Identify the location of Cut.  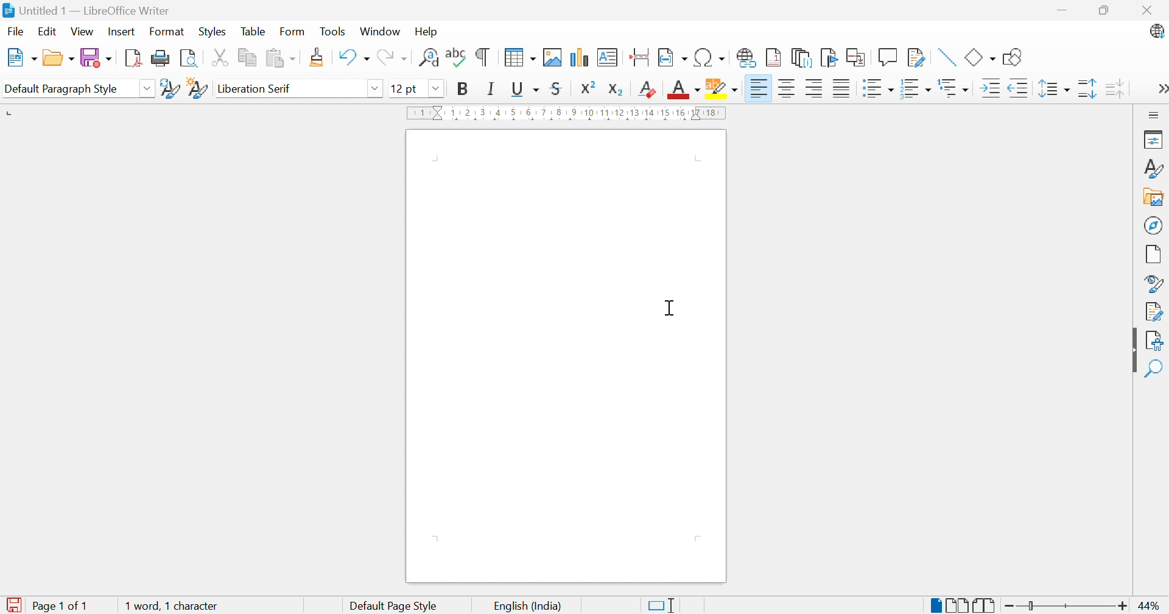
(223, 58).